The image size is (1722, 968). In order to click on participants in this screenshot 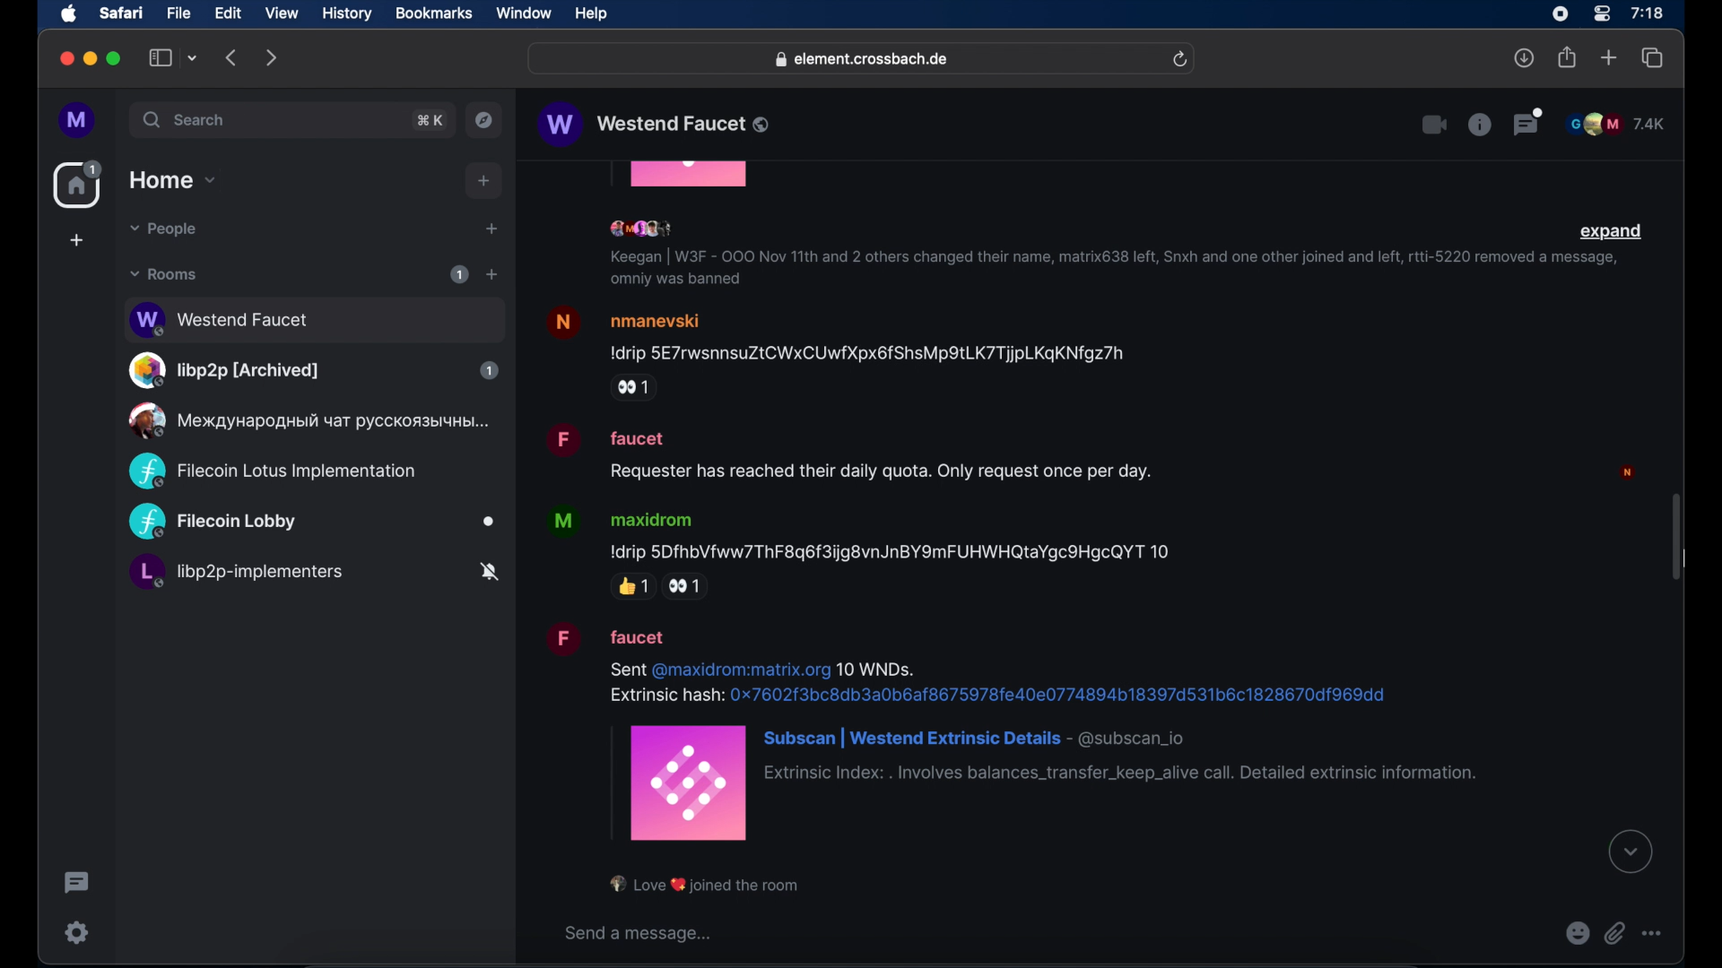, I will do `click(1615, 124)`.